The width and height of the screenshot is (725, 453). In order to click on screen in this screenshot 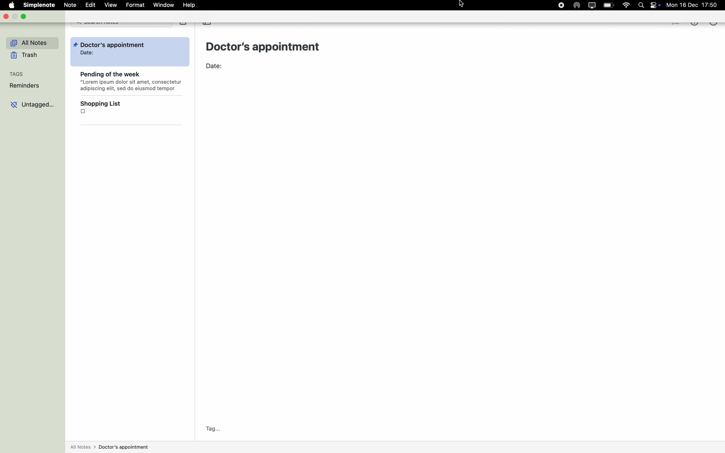, I will do `click(594, 5)`.